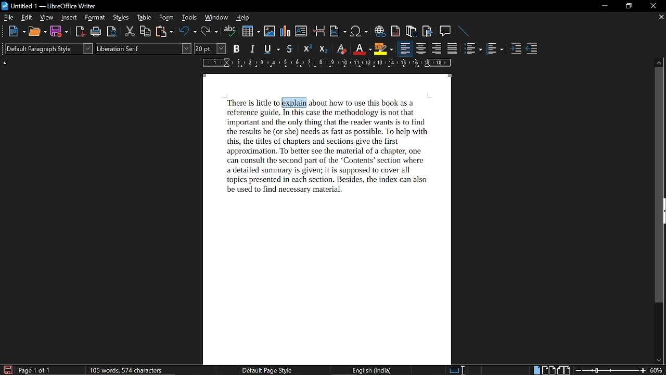 This screenshot has height=375, width=666. Describe the element at coordinates (323, 49) in the screenshot. I see `subscript` at that location.